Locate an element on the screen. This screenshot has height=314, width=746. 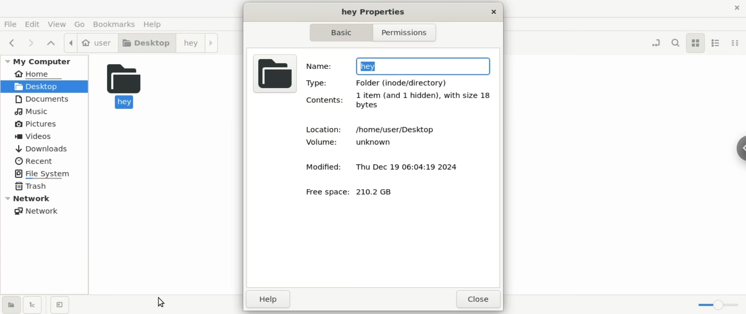
documents is located at coordinates (44, 99).